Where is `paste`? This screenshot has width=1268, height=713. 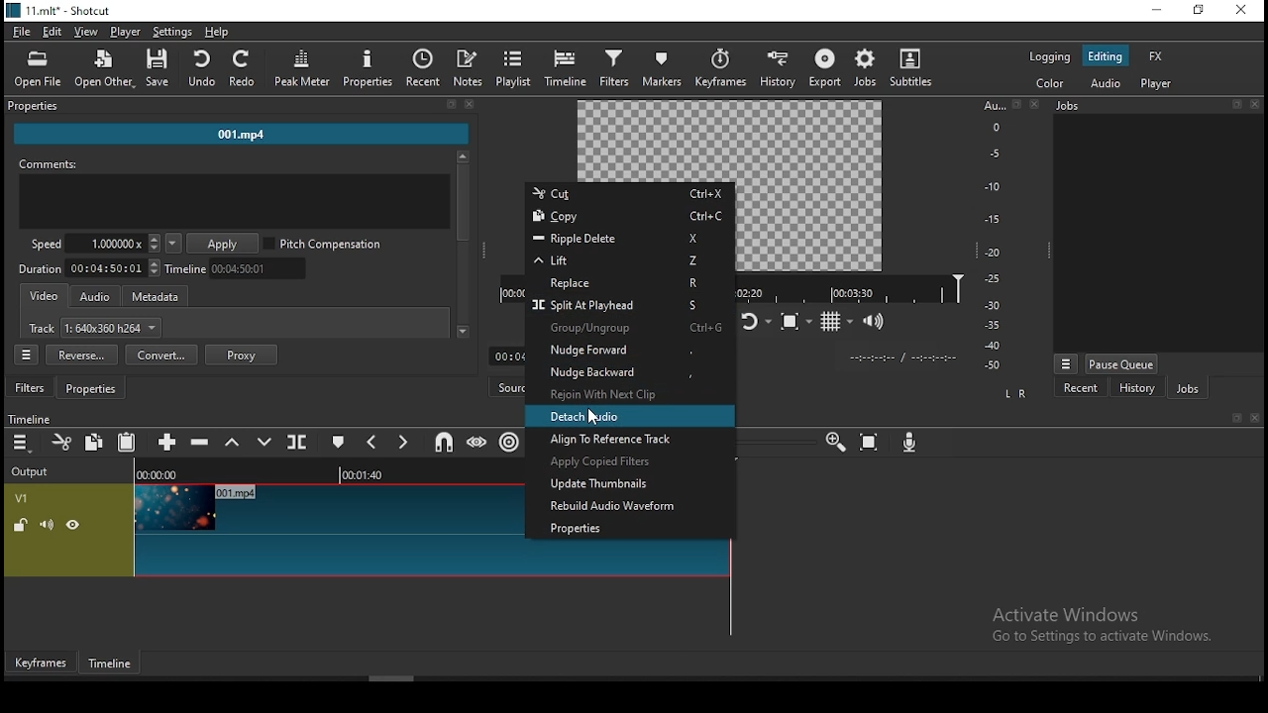 paste is located at coordinates (126, 443).